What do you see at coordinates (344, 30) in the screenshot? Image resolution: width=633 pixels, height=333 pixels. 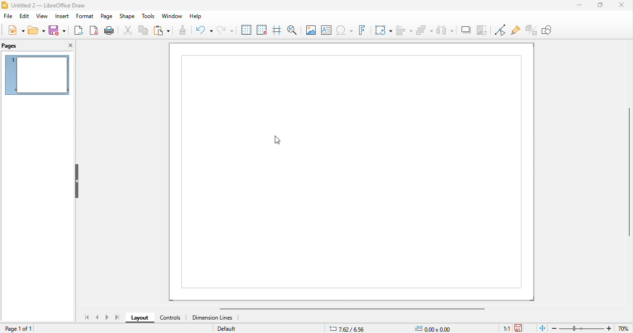 I see `special characters` at bounding box center [344, 30].